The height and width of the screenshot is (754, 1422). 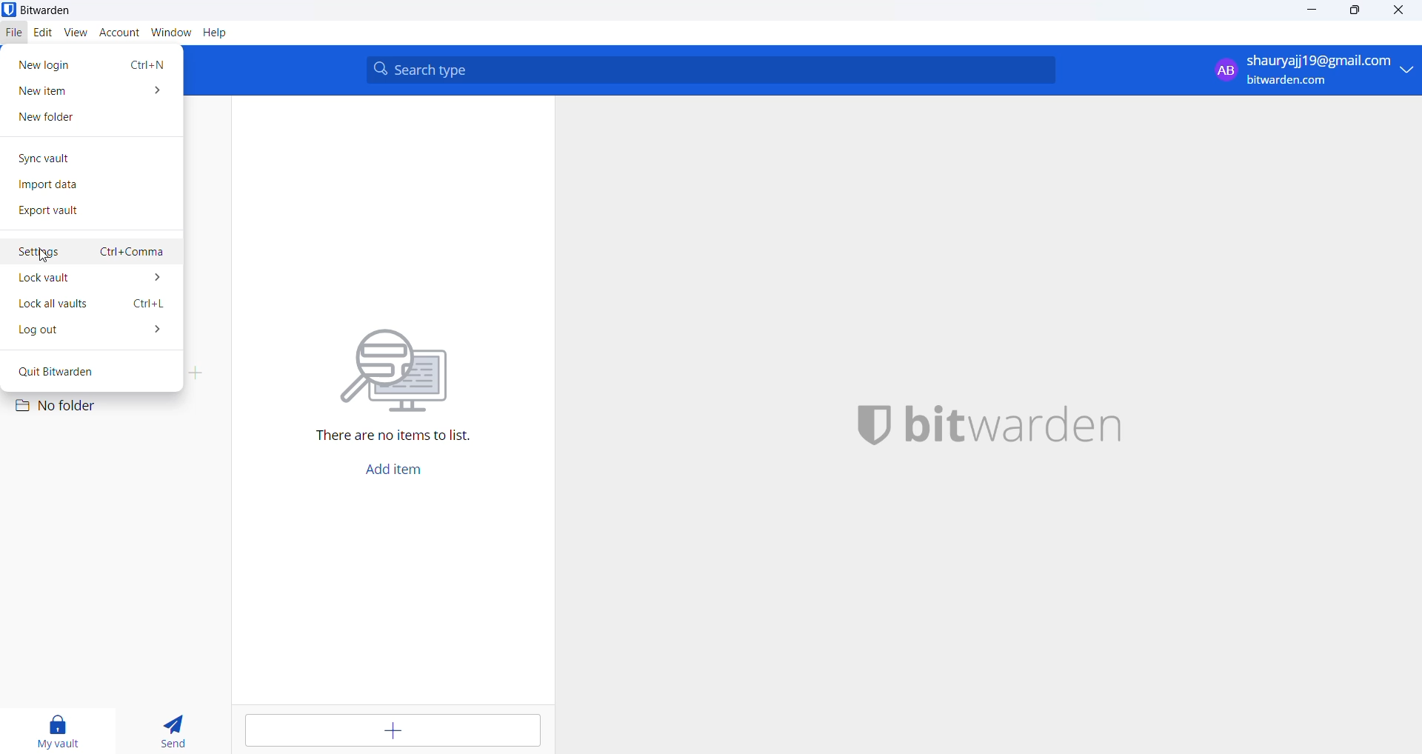 What do you see at coordinates (1401, 13) in the screenshot?
I see `close` at bounding box center [1401, 13].